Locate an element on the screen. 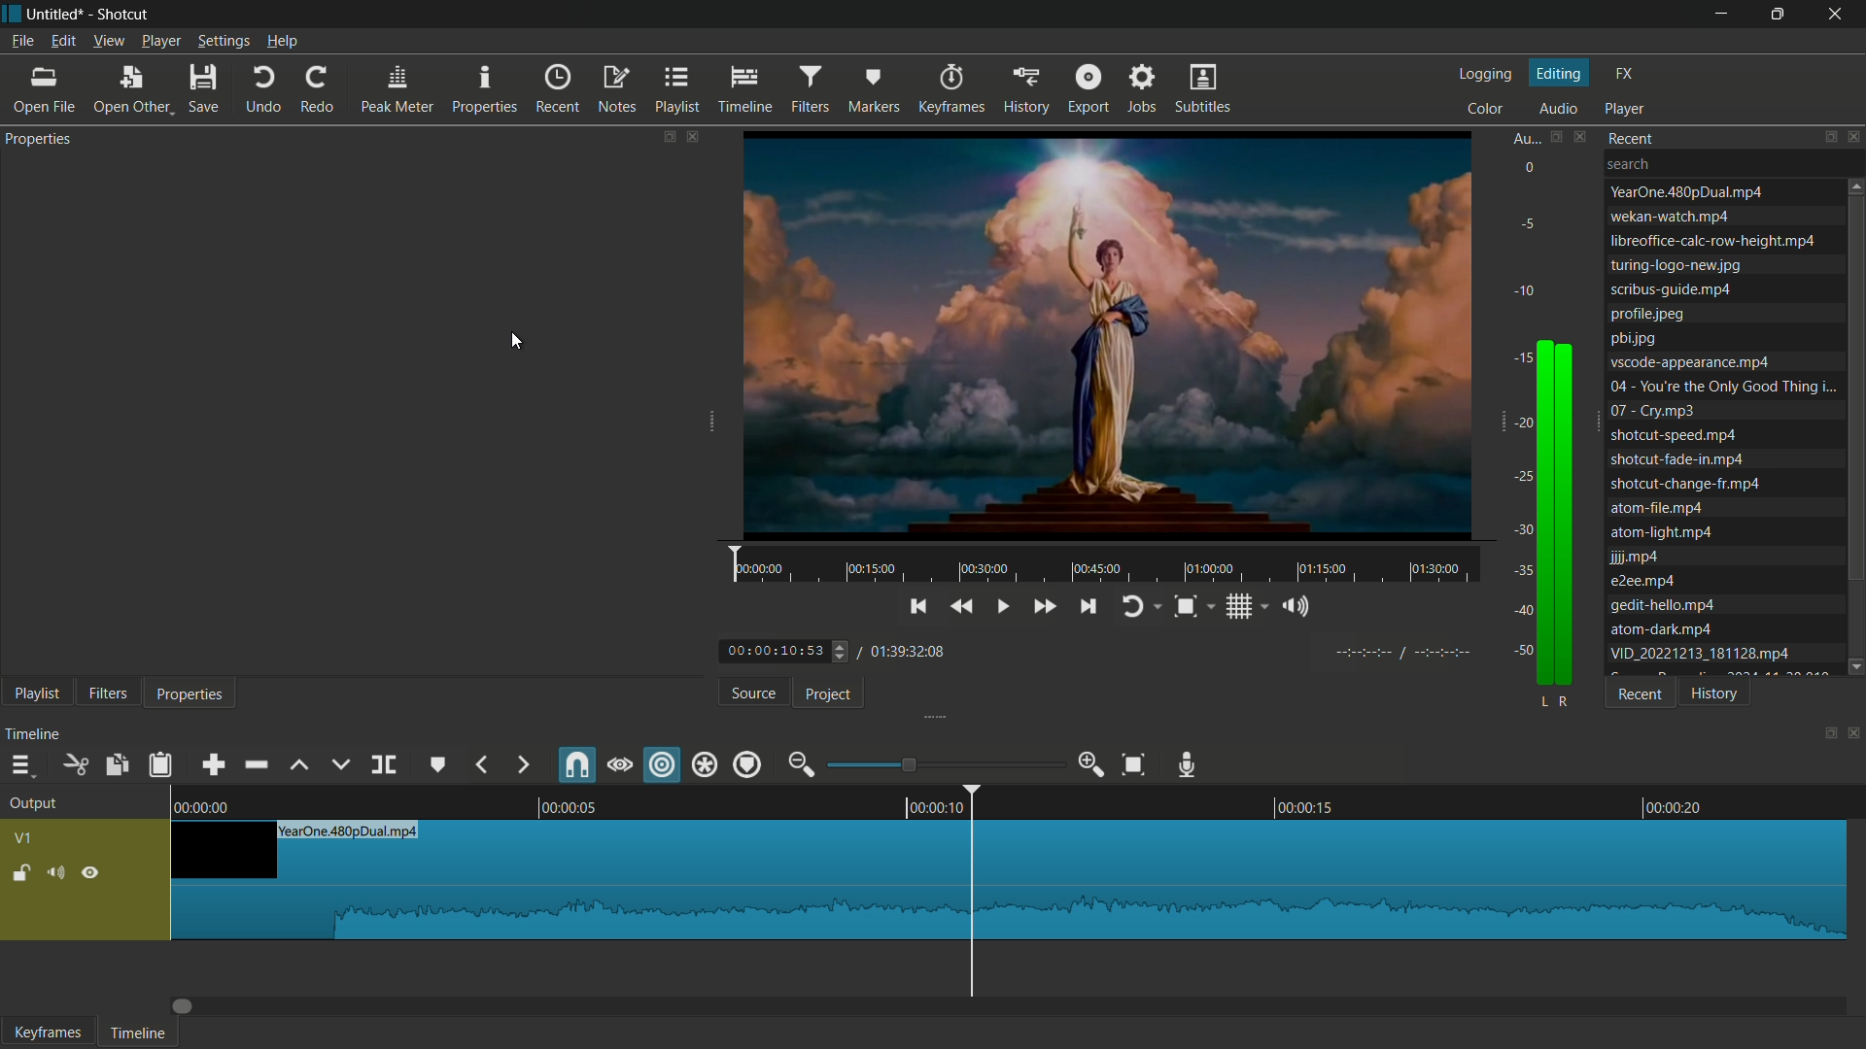 The height and width of the screenshot is (1049, 1866). L is located at coordinates (1542, 702).